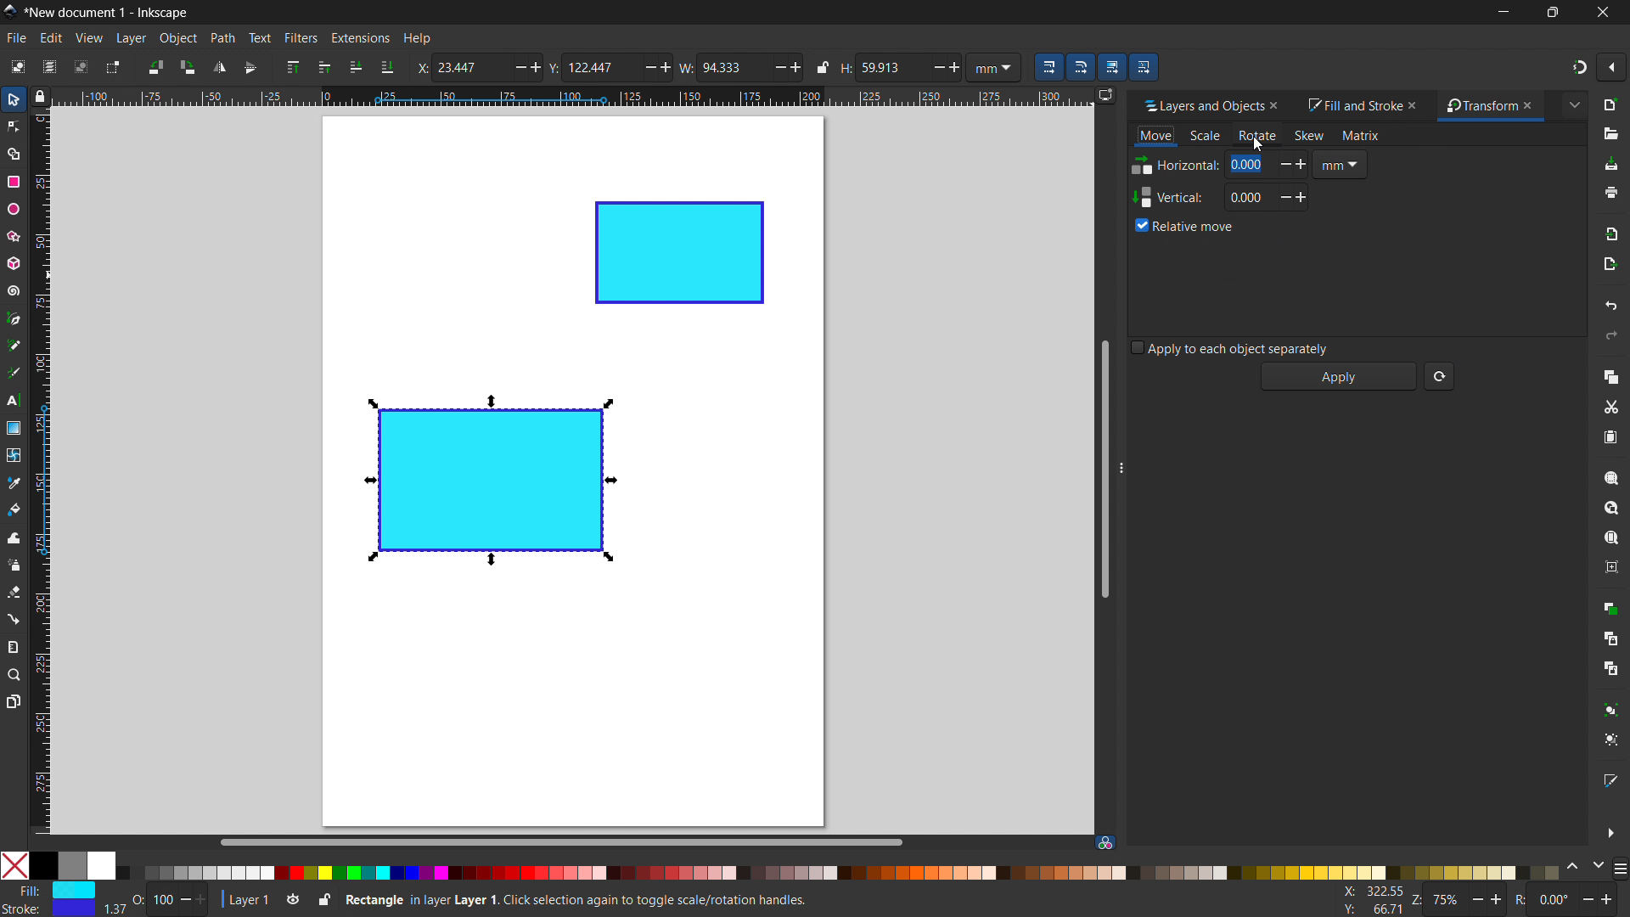  What do you see at coordinates (680, 253) in the screenshot?
I see `object 2` at bounding box center [680, 253].